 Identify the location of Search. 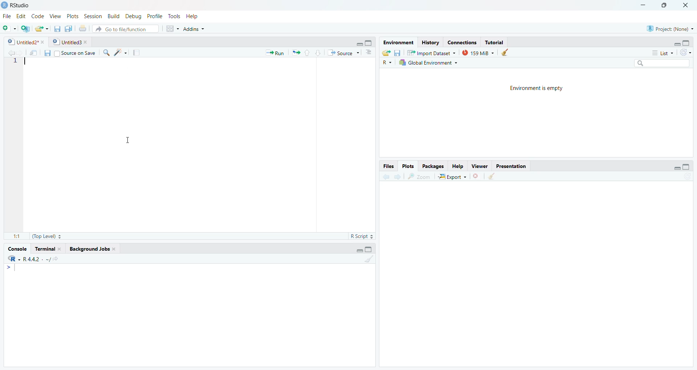
(661, 63).